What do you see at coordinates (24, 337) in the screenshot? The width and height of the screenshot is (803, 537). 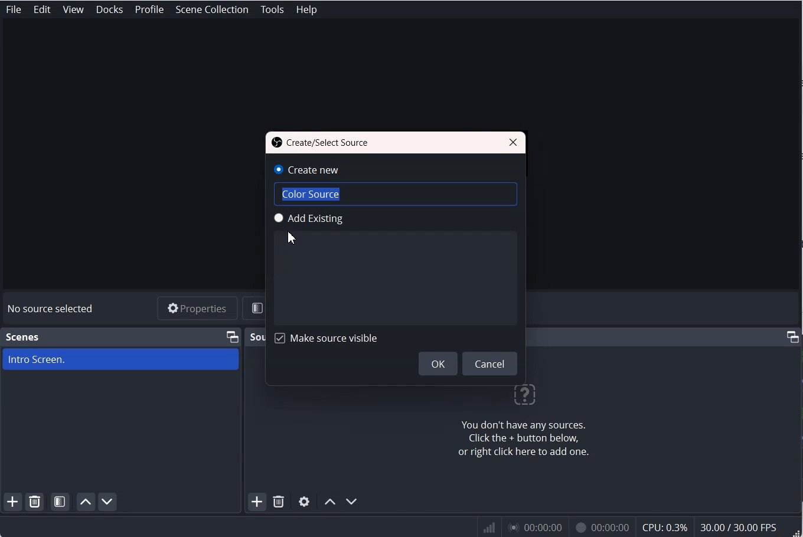 I see `Scene` at bounding box center [24, 337].